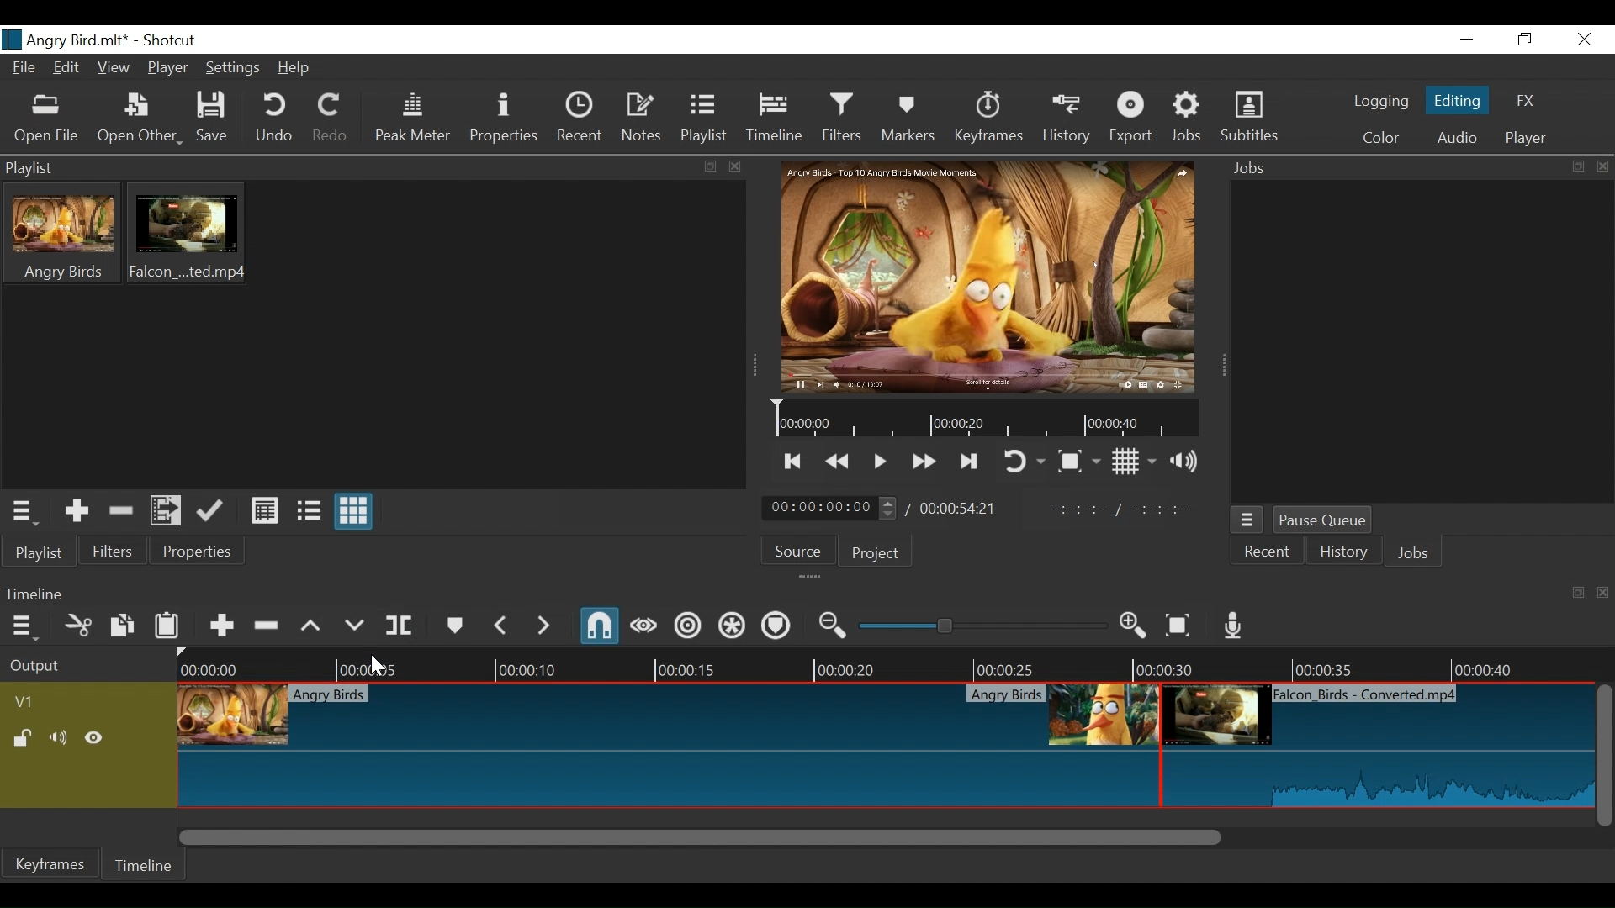 This screenshot has height=908, width=1615. Describe the element at coordinates (144, 864) in the screenshot. I see `Timeline` at that location.